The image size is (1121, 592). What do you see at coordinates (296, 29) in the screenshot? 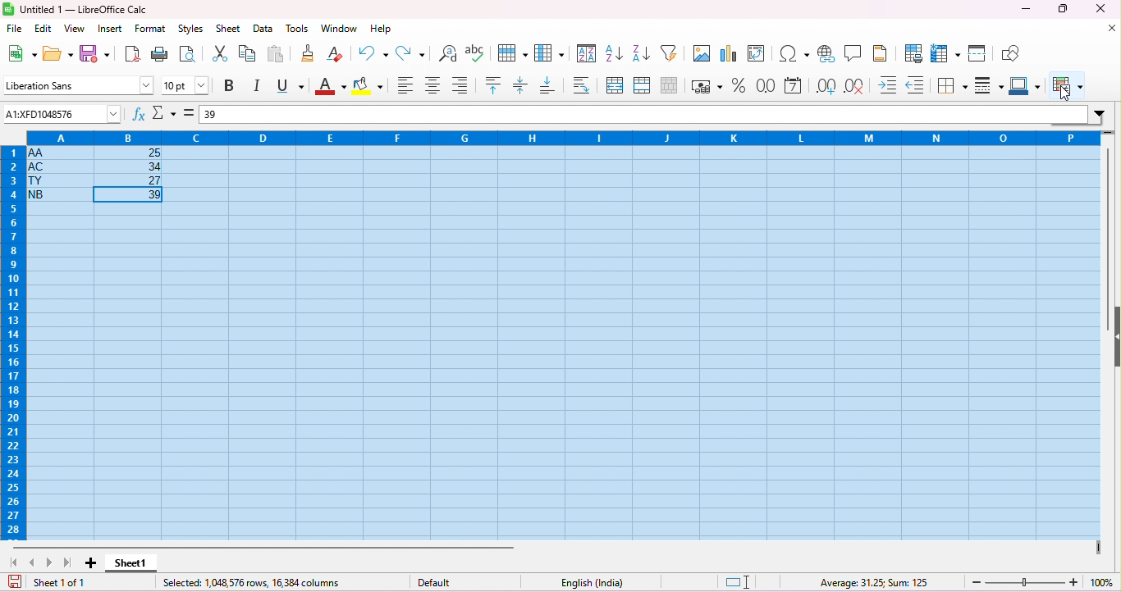
I see `tools` at bounding box center [296, 29].